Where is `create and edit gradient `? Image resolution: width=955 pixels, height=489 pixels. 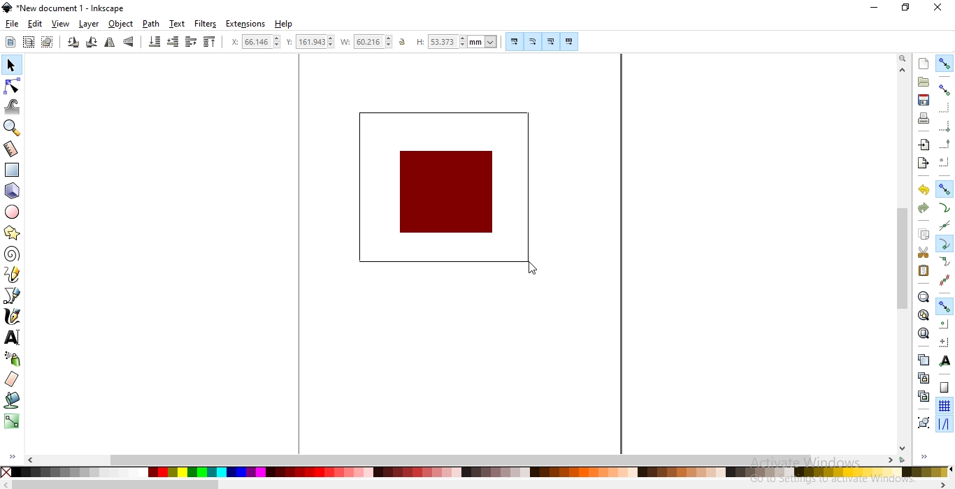
create and edit gradient  is located at coordinates (12, 424).